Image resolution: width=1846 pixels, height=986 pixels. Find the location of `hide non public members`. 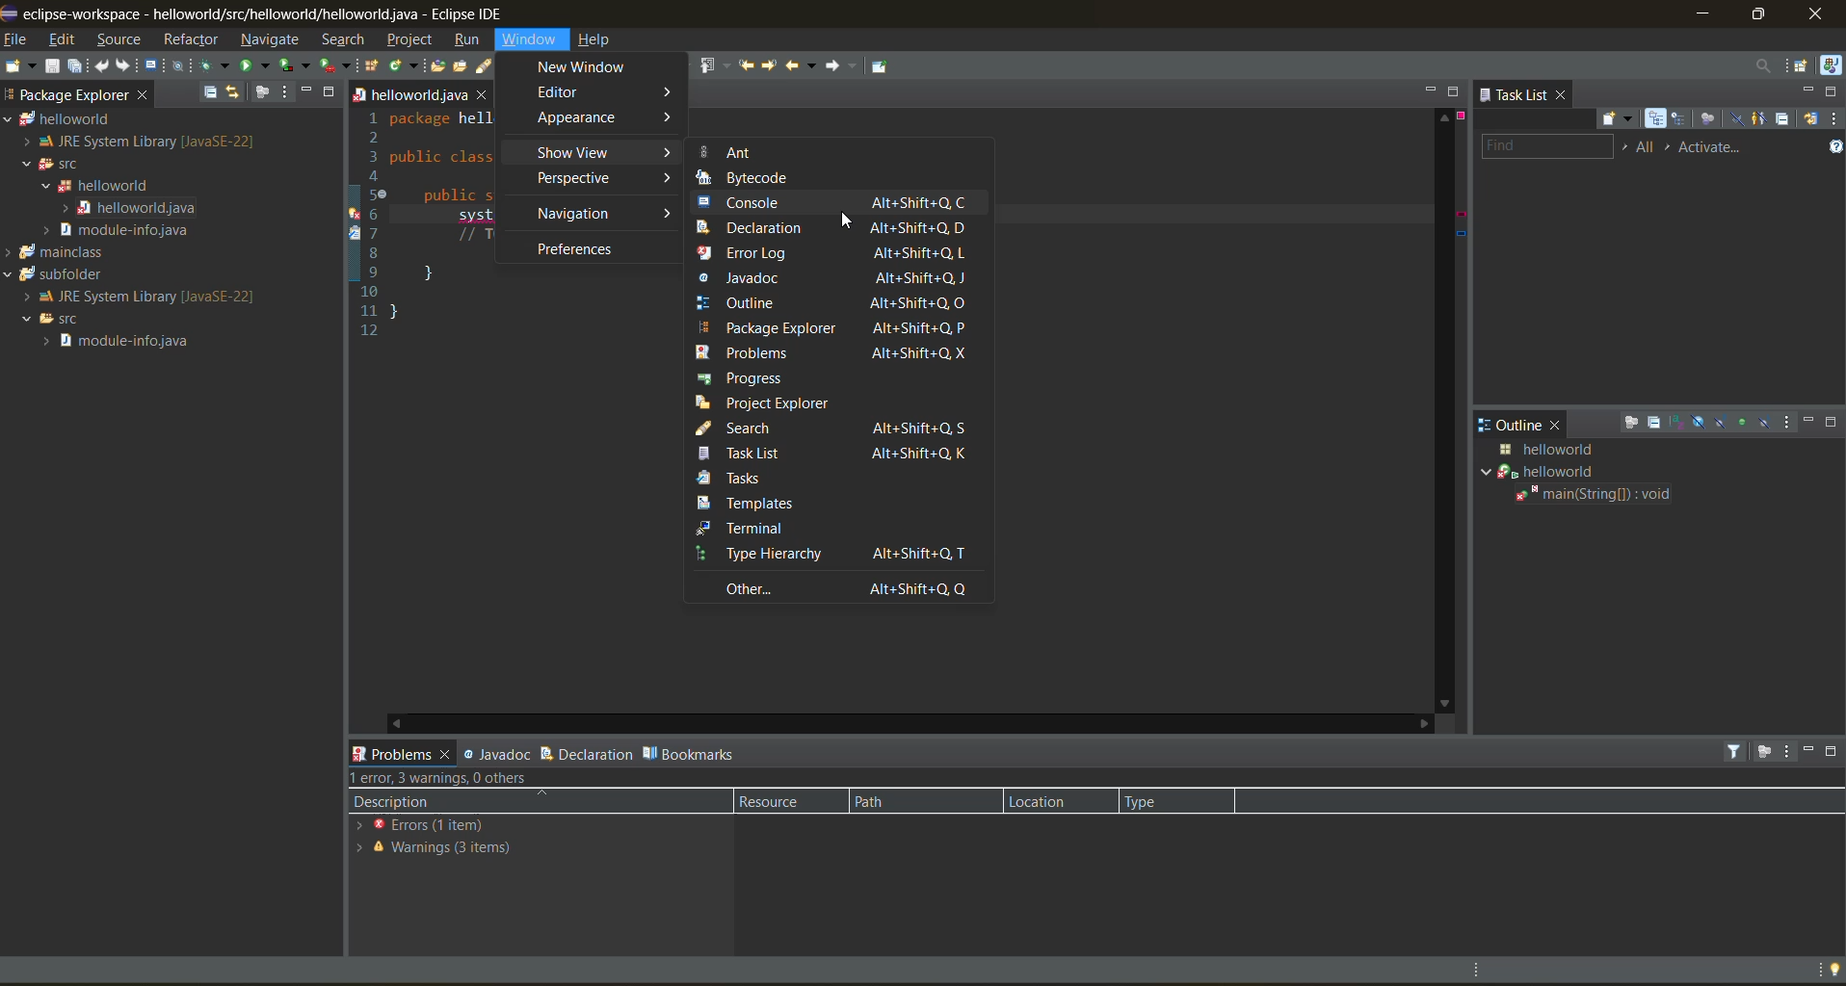

hide non public members is located at coordinates (1745, 423).